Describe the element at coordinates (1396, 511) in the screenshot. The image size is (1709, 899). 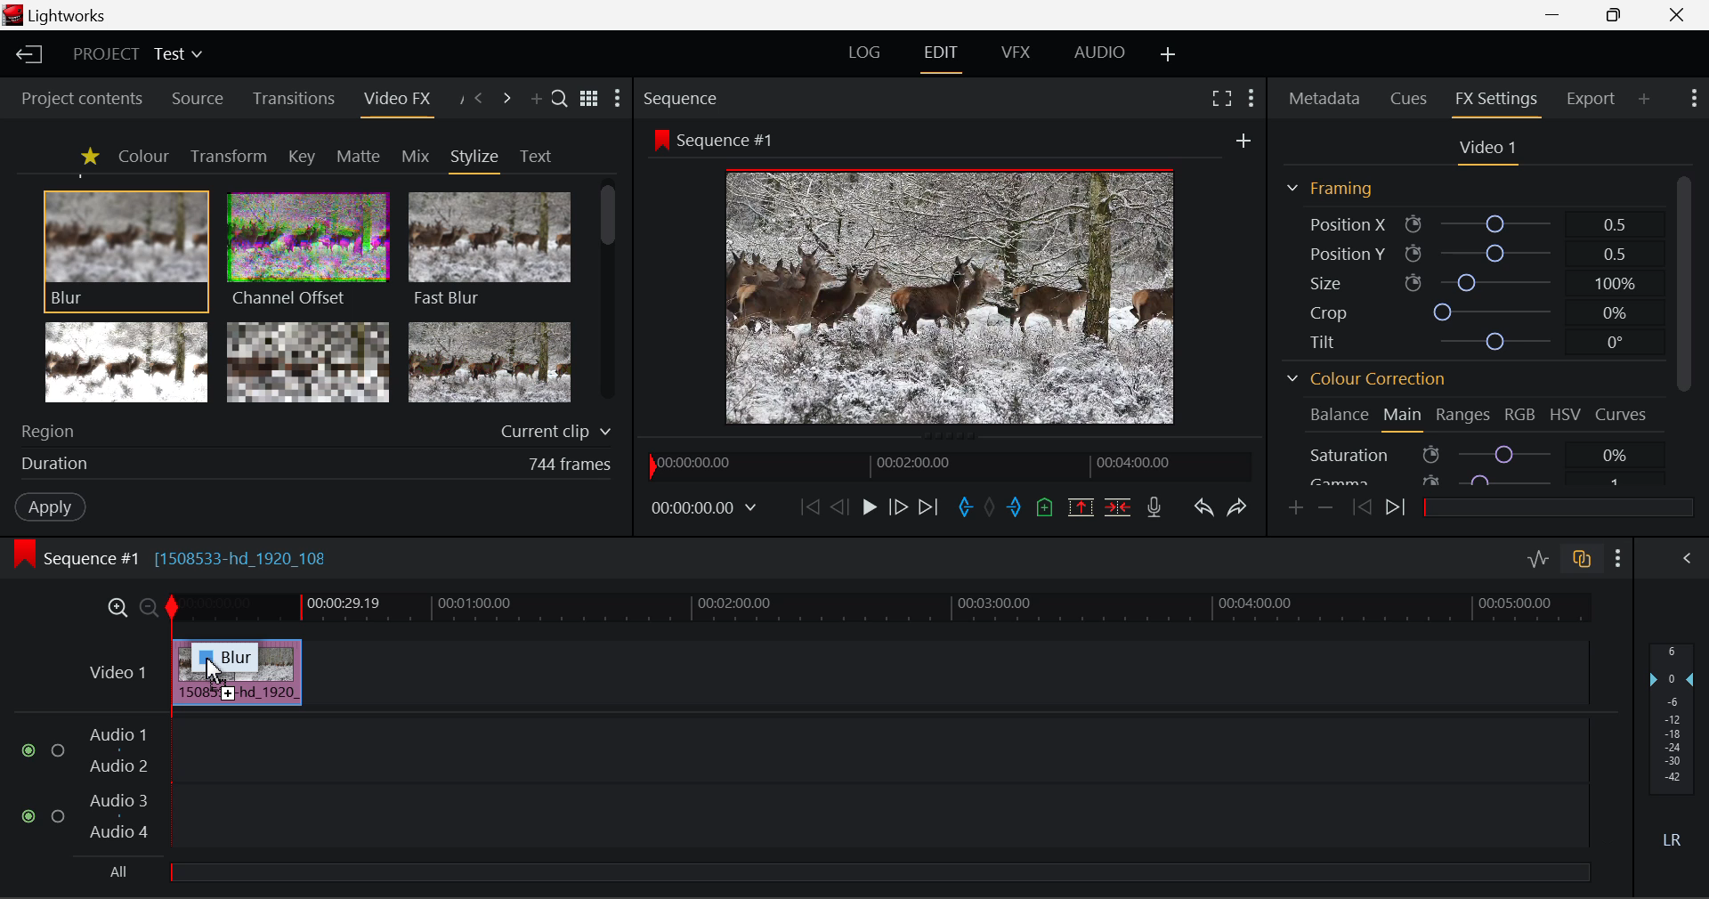
I see `Next keyframe` at that location.